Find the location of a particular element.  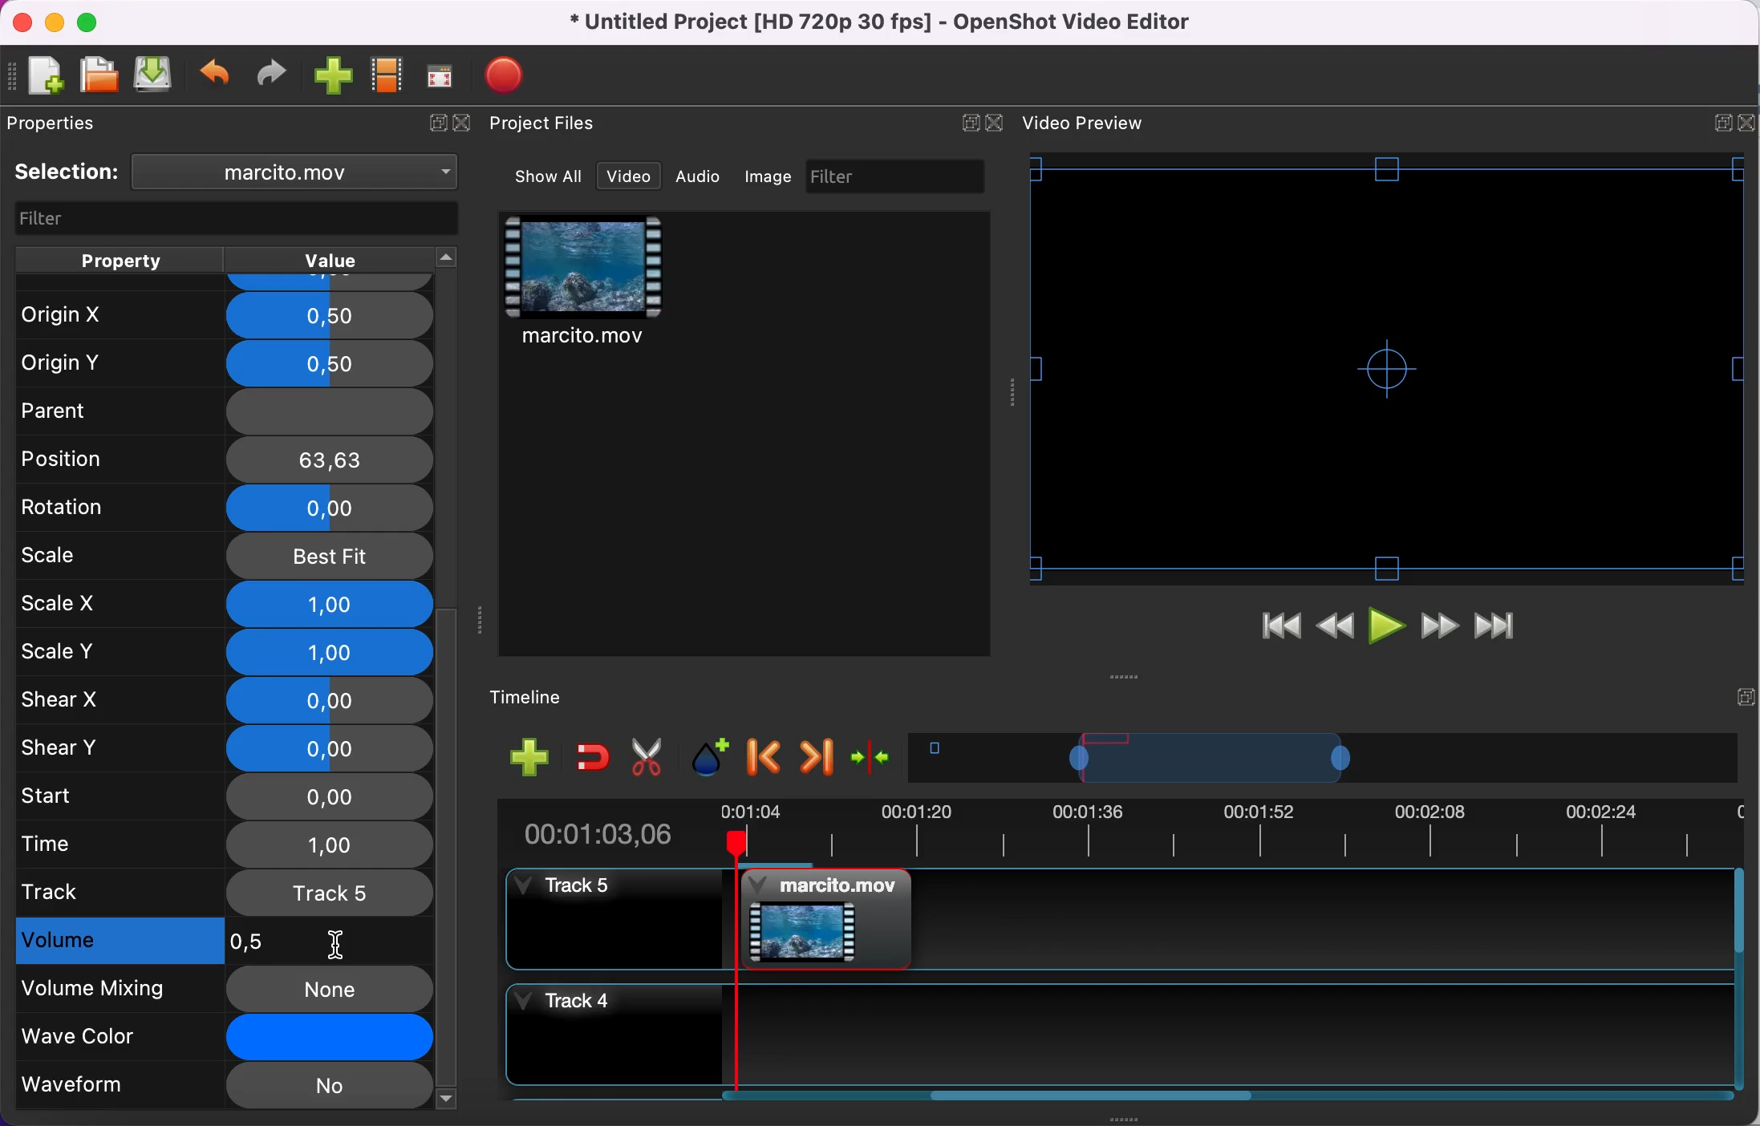

add marker is located at coordinates (713, 758).